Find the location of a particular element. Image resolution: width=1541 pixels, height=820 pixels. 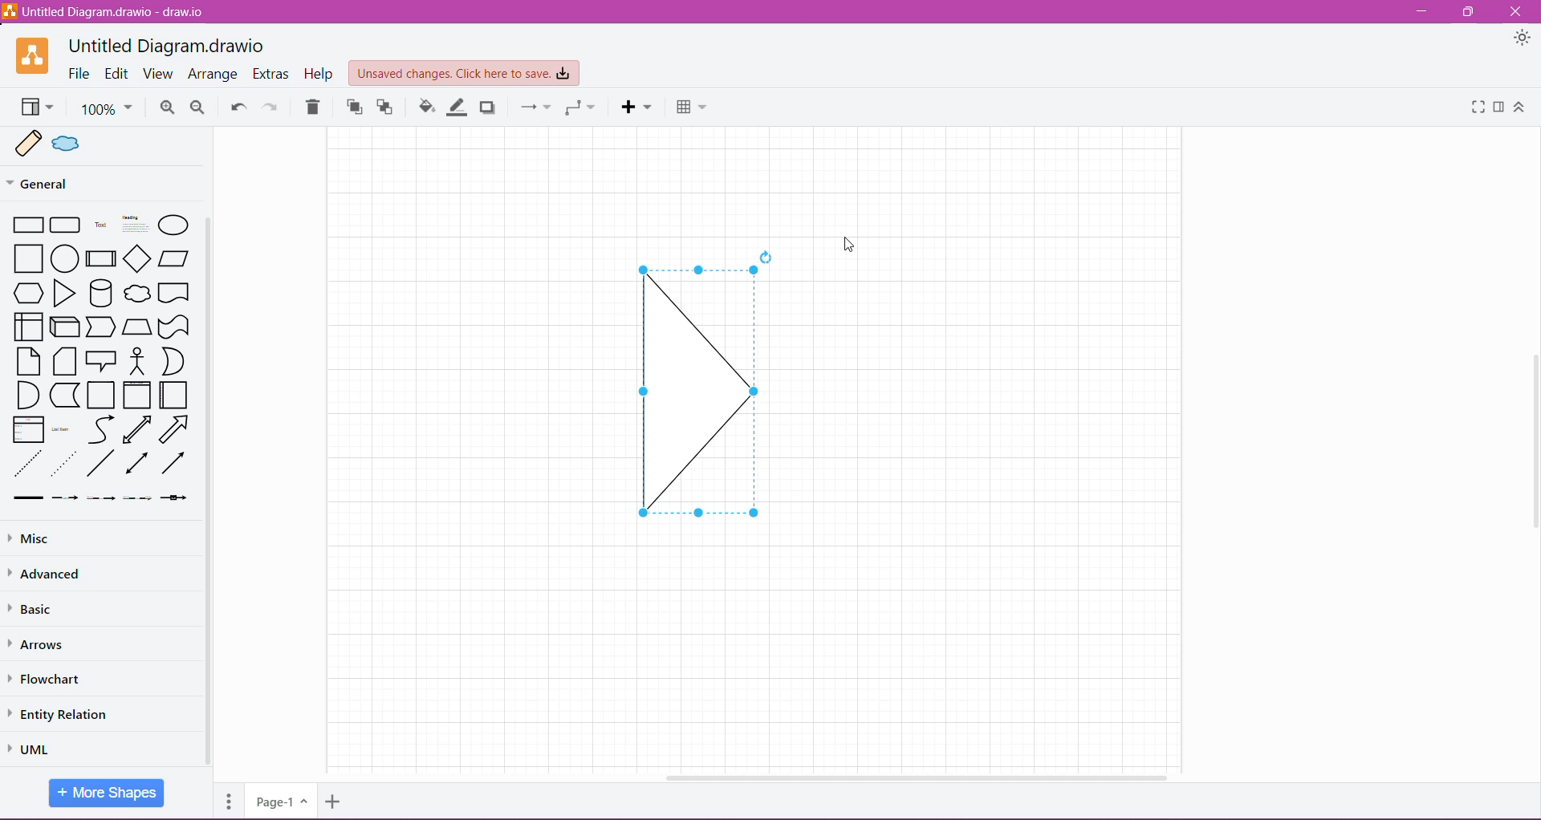

Misc is located at coordinates (72, 539).